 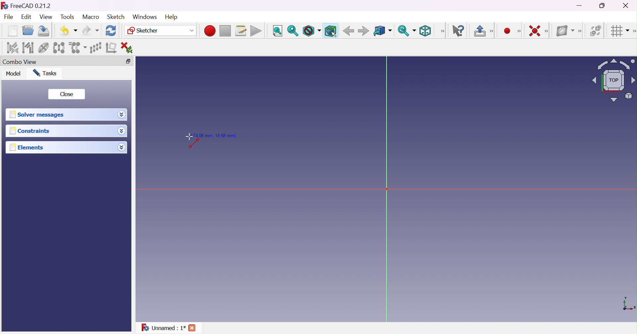 What do you see at coordinates (90, 31) in the screenshot?
I see `Redo` at bounding box center [90, 31].